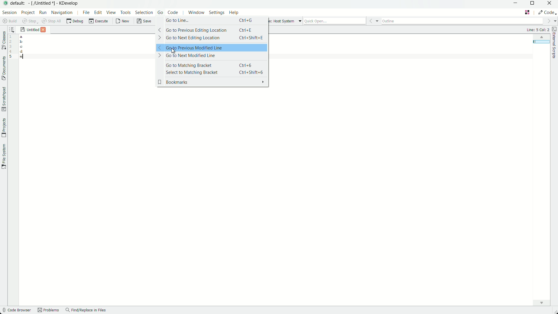 This screenshot has height=314, width=558. I want to click on code, so click(174, 13).